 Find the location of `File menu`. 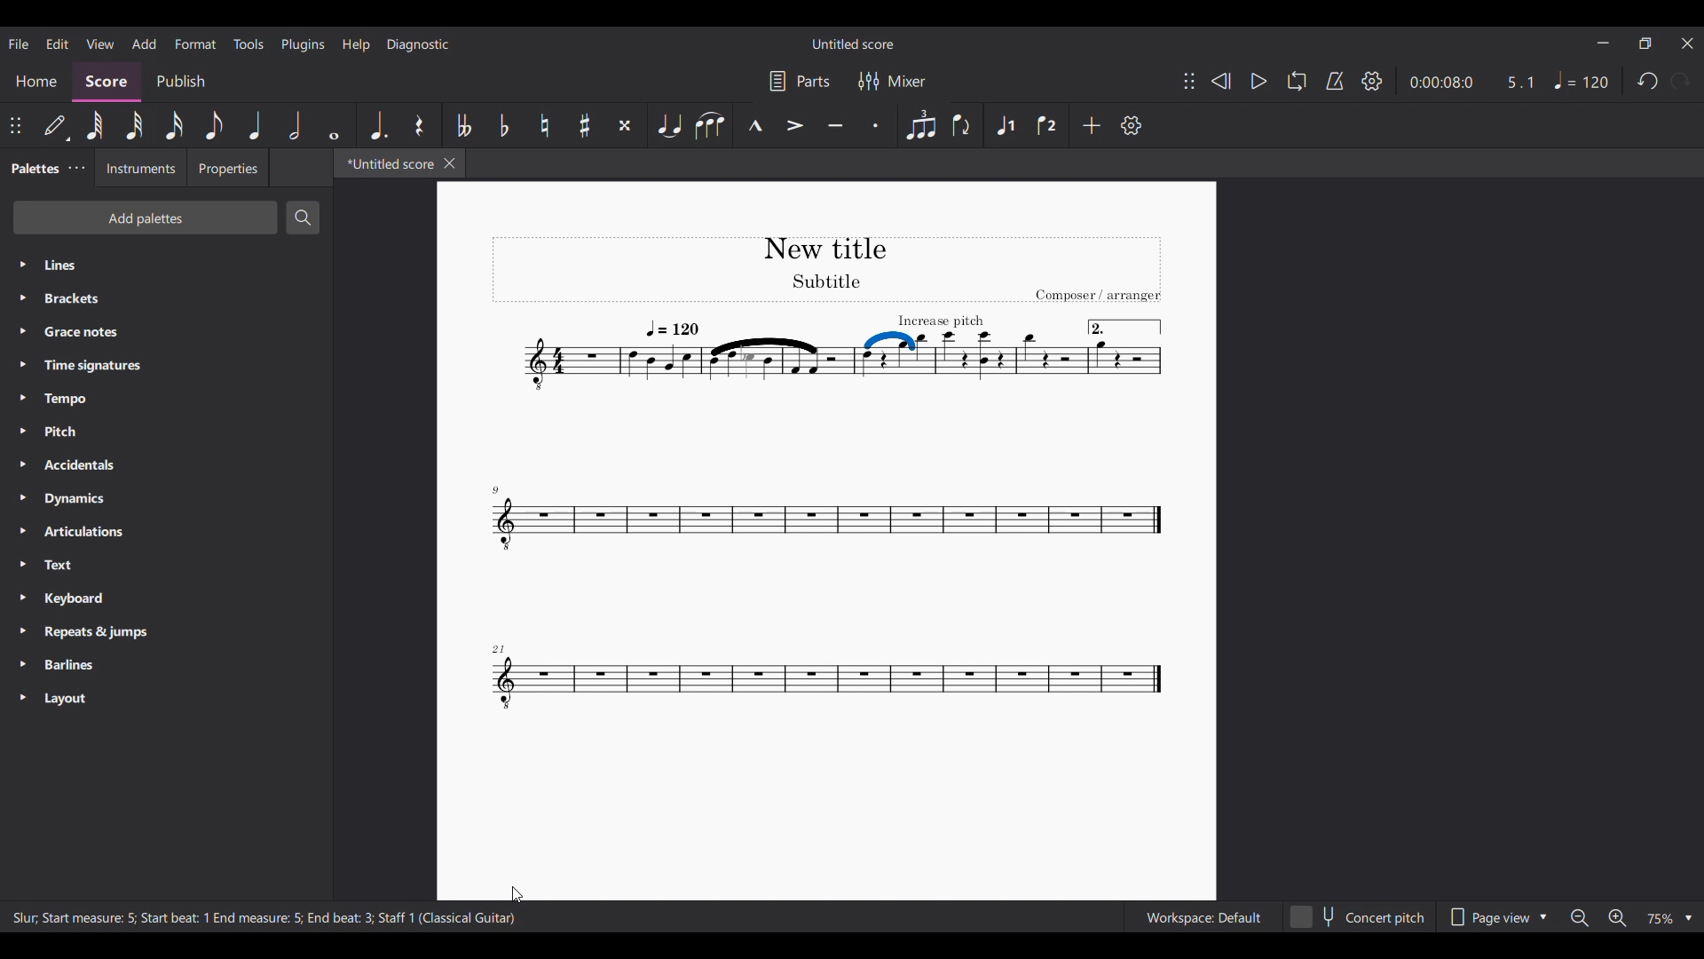

File menu is located at coordinates (20, 44).